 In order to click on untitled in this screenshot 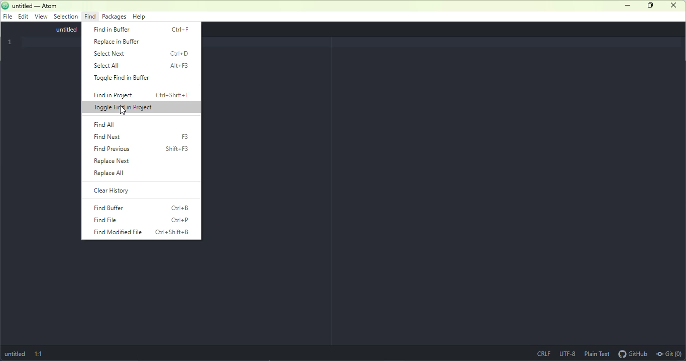, I will do `click(60, 30)`.